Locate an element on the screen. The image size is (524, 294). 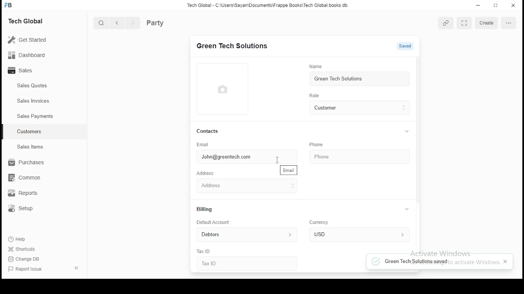
setup is located at coordinates (24, 209).